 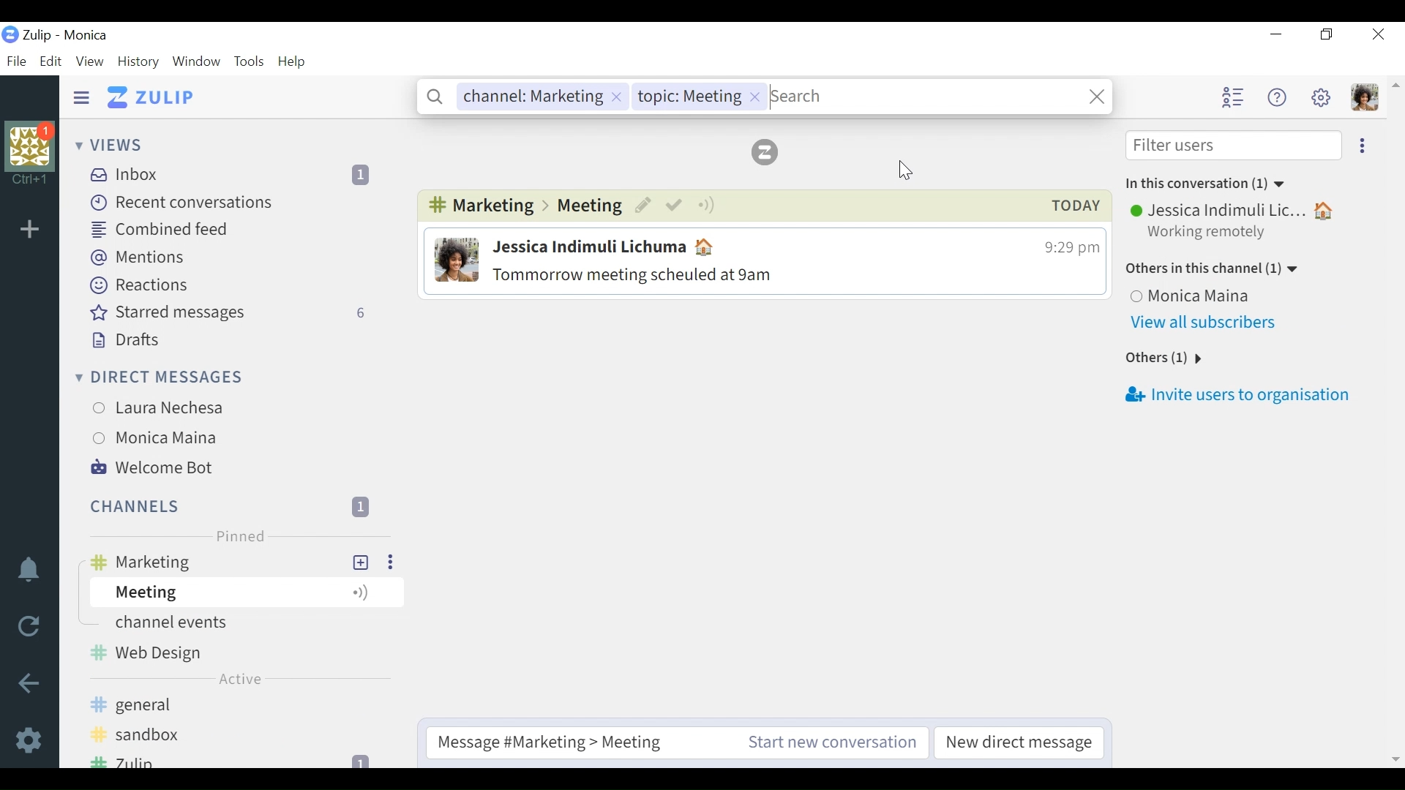 I want to click on Meeting, so click(x=212, y=593).